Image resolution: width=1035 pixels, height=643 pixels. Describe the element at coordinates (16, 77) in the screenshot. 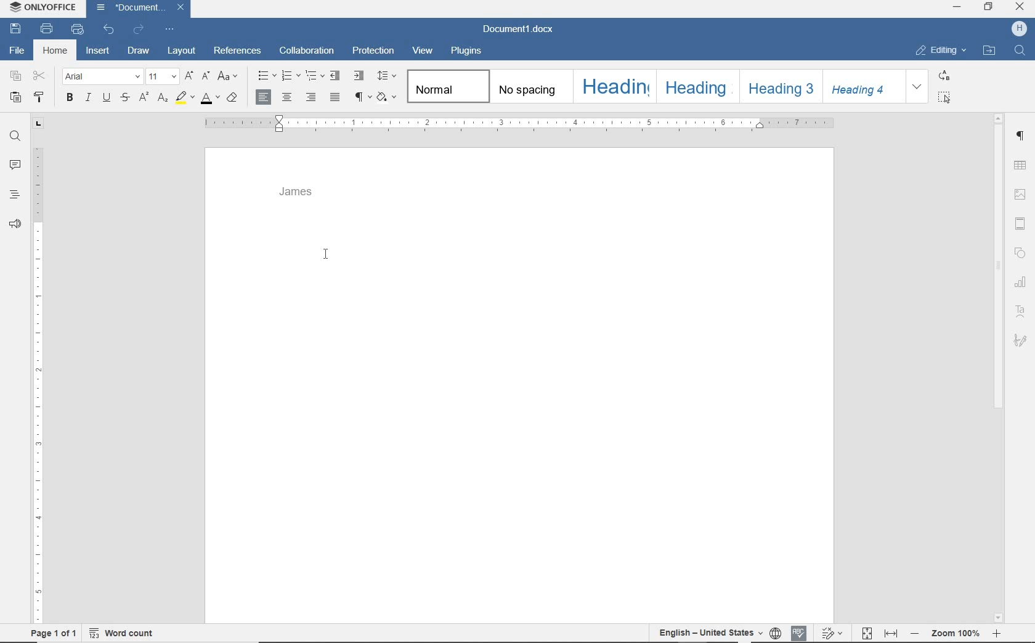

I see `copy` at that location.